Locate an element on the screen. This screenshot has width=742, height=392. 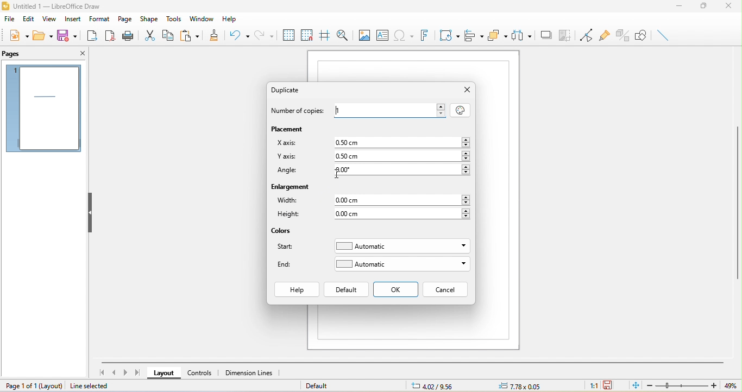
undo is located at coordinates (240, 36).